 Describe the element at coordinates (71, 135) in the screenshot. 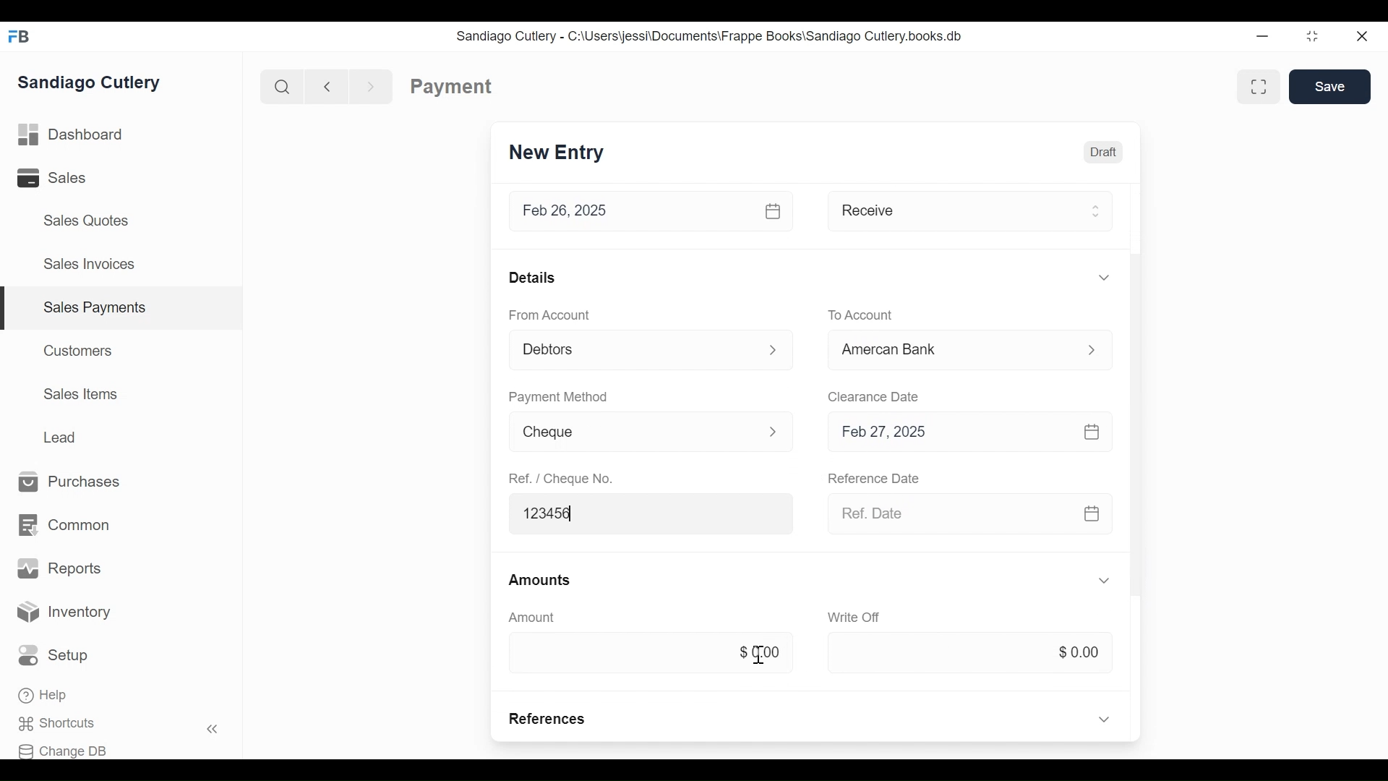

I see `Dashboard` at that location.